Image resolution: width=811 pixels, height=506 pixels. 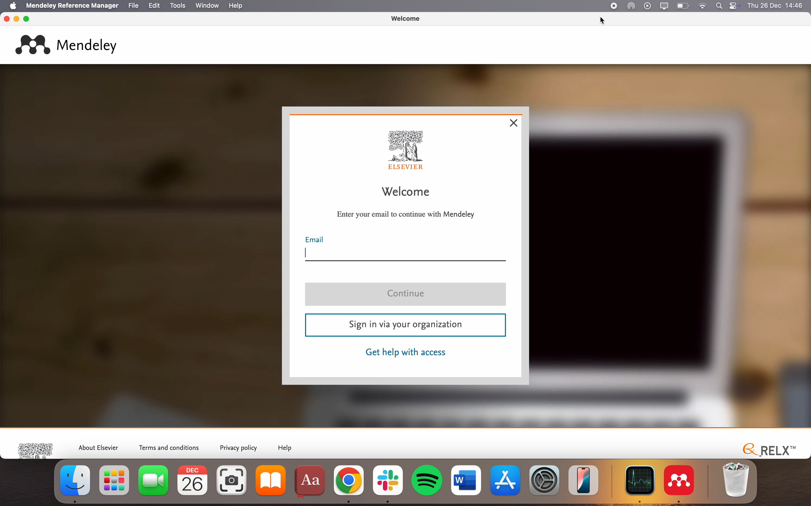 I want to click on window, so click(x=206, y=5).